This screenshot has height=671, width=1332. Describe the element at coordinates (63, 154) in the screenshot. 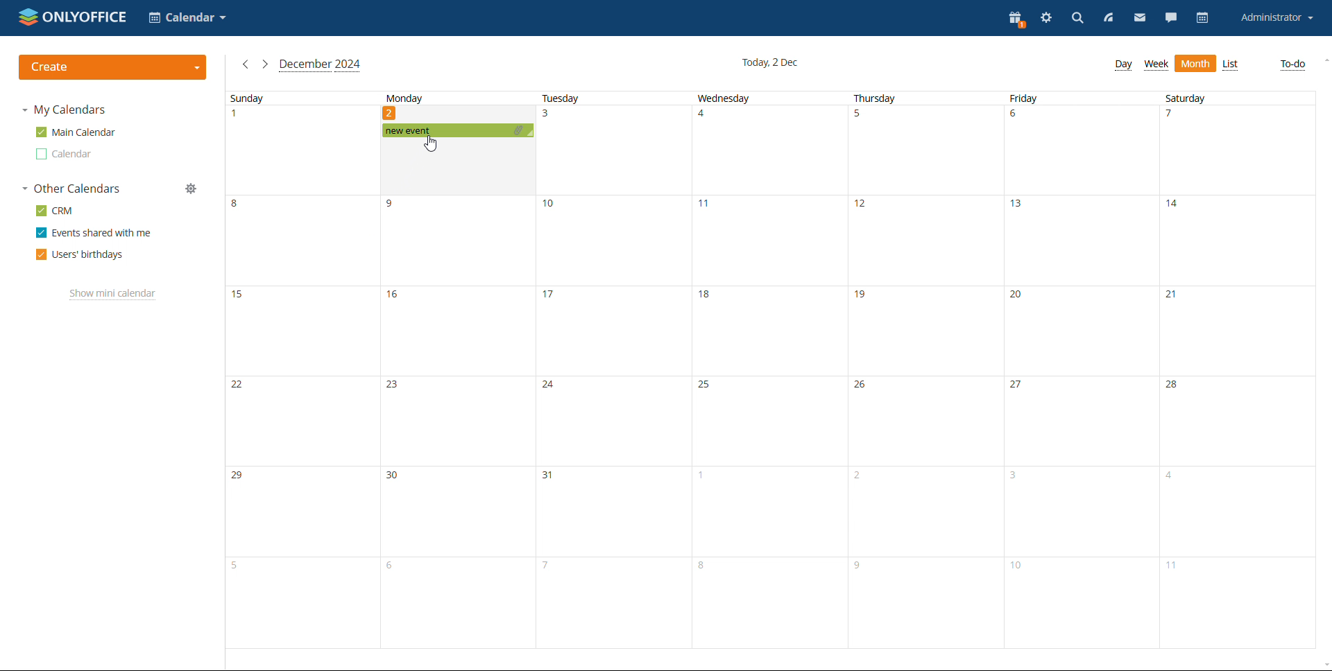

I see `Calendar` at that location.